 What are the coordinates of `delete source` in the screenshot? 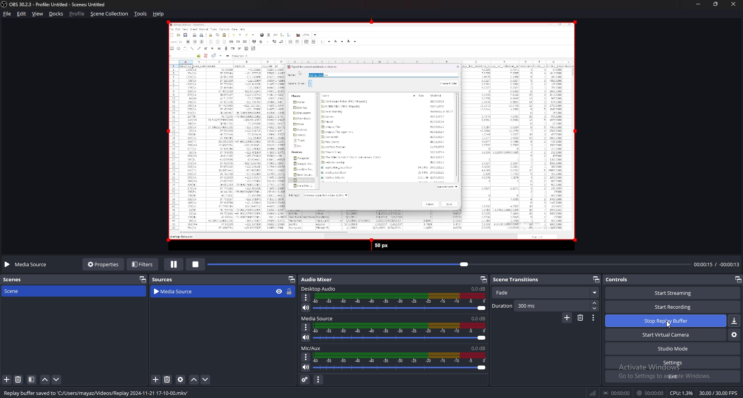 It's located at (168, 379).